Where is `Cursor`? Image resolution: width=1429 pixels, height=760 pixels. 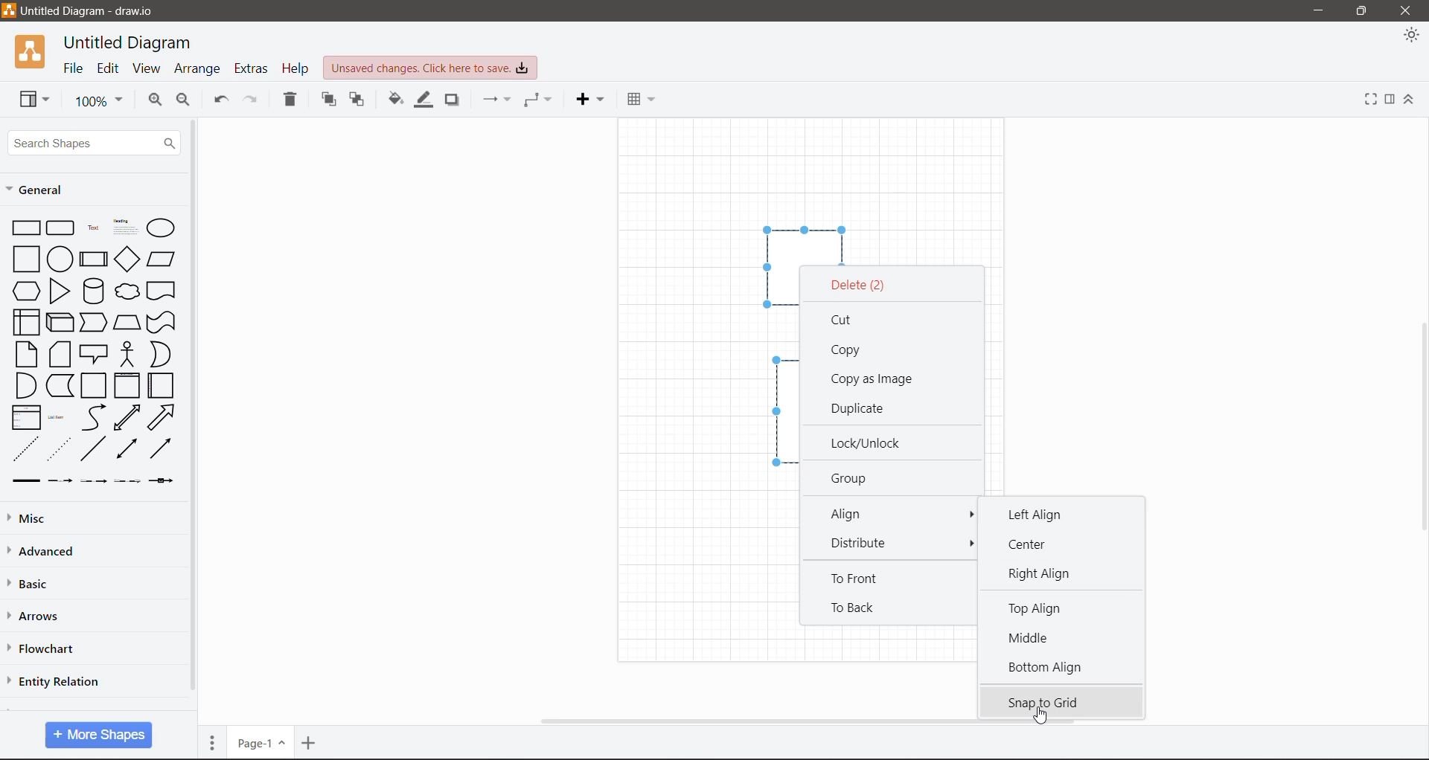 Cursor is located at coordinates (1041, 715).